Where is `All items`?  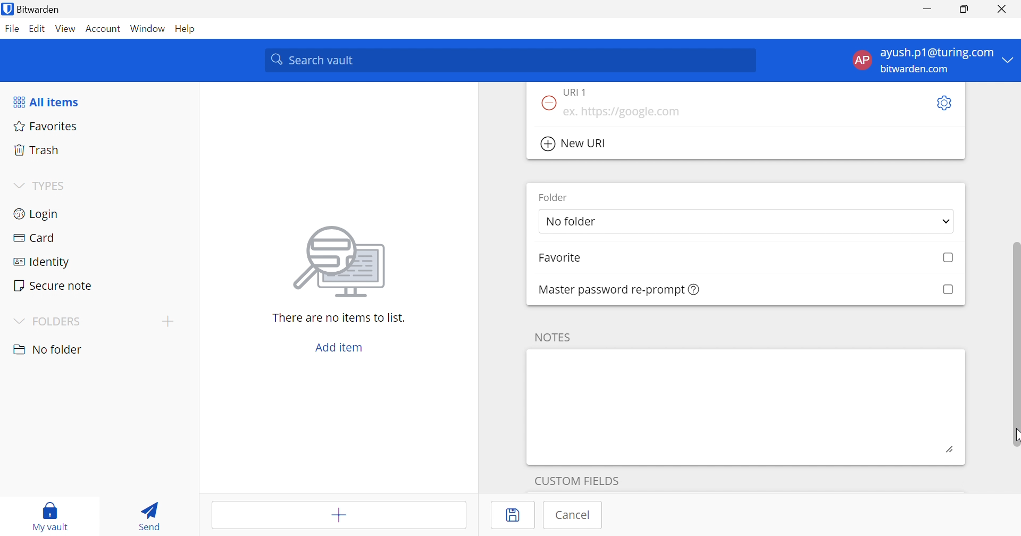 All items is located at coordinates (45, 102).